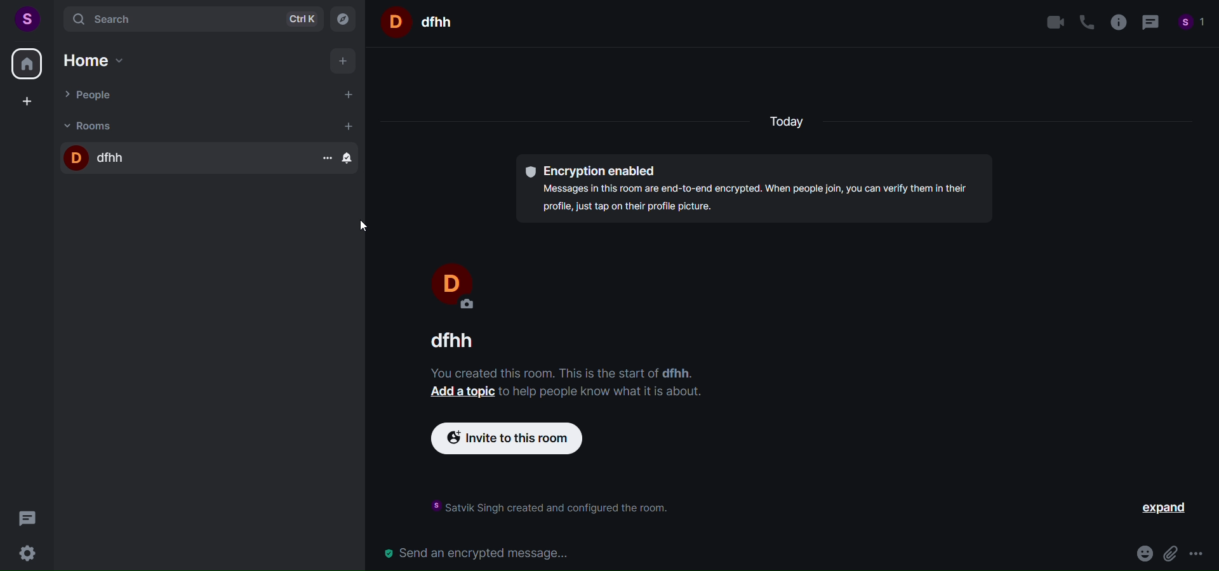 The image size is (1219, 571). What do you see at coordinates (1143, 552) in the screenshot?
I see `emoji` at bounding box center [1143, 552].